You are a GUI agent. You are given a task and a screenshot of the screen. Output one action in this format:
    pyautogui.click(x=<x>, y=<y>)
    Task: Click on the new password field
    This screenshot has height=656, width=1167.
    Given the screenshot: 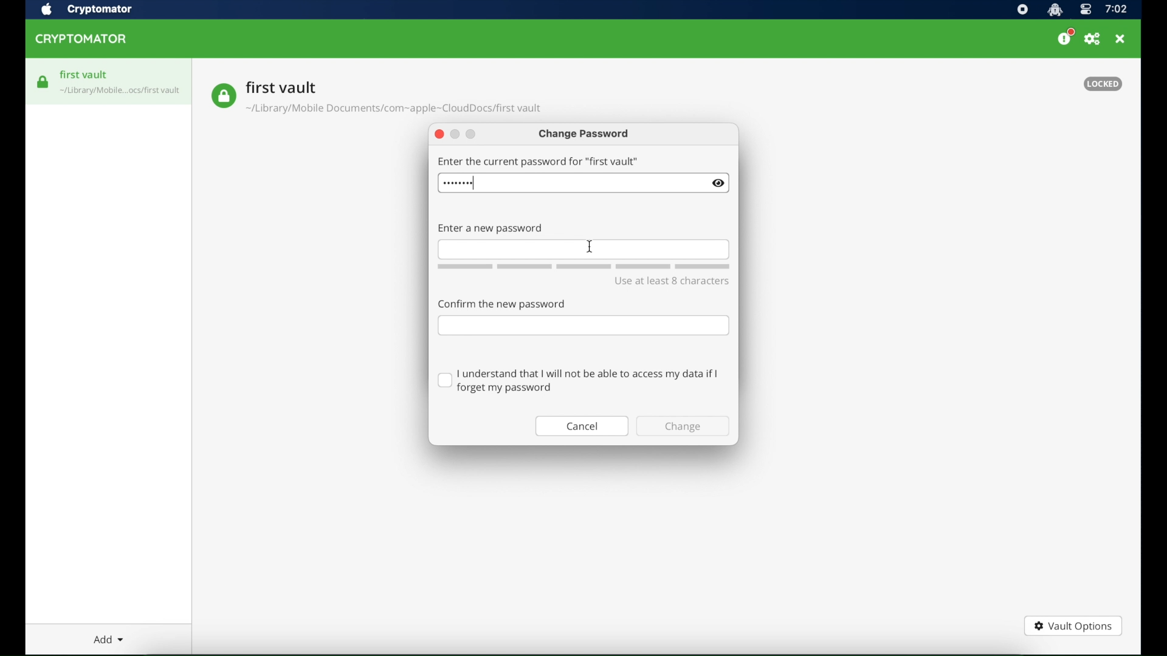 What is the action you would take?
    pyautogui.click(x=583, y=249)
    